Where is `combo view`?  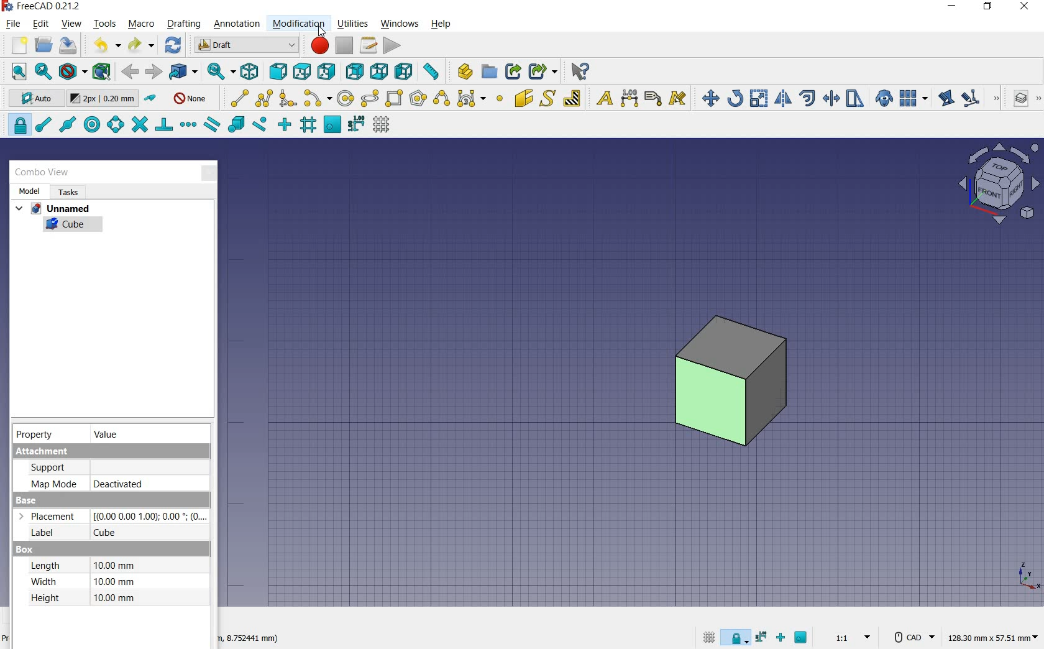
combo view is located at coordinates (43, 173).